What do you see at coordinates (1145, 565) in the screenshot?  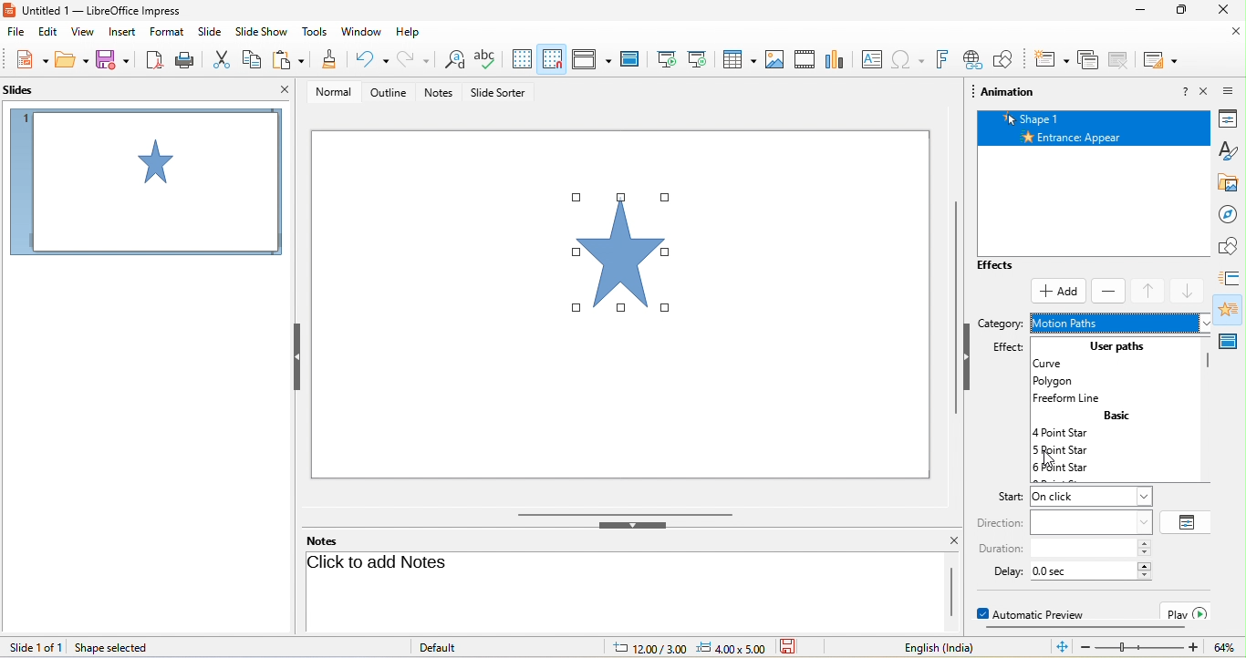 I see `increase delay` at bounding box center [1145, 565].